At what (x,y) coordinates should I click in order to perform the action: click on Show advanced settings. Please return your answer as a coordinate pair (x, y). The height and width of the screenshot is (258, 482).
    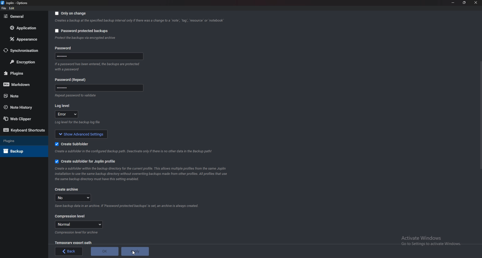
    Looking at the image, I should click on (82, 134).